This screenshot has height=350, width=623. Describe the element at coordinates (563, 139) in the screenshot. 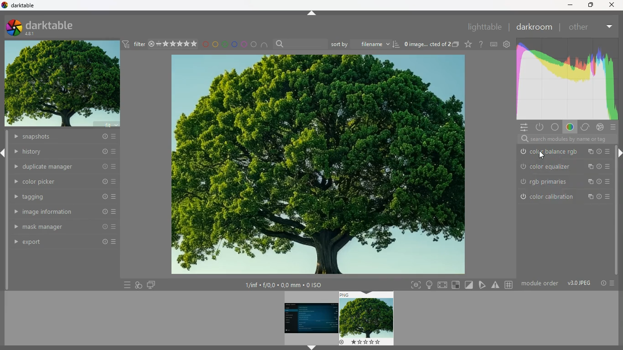

I see `search` at that location.